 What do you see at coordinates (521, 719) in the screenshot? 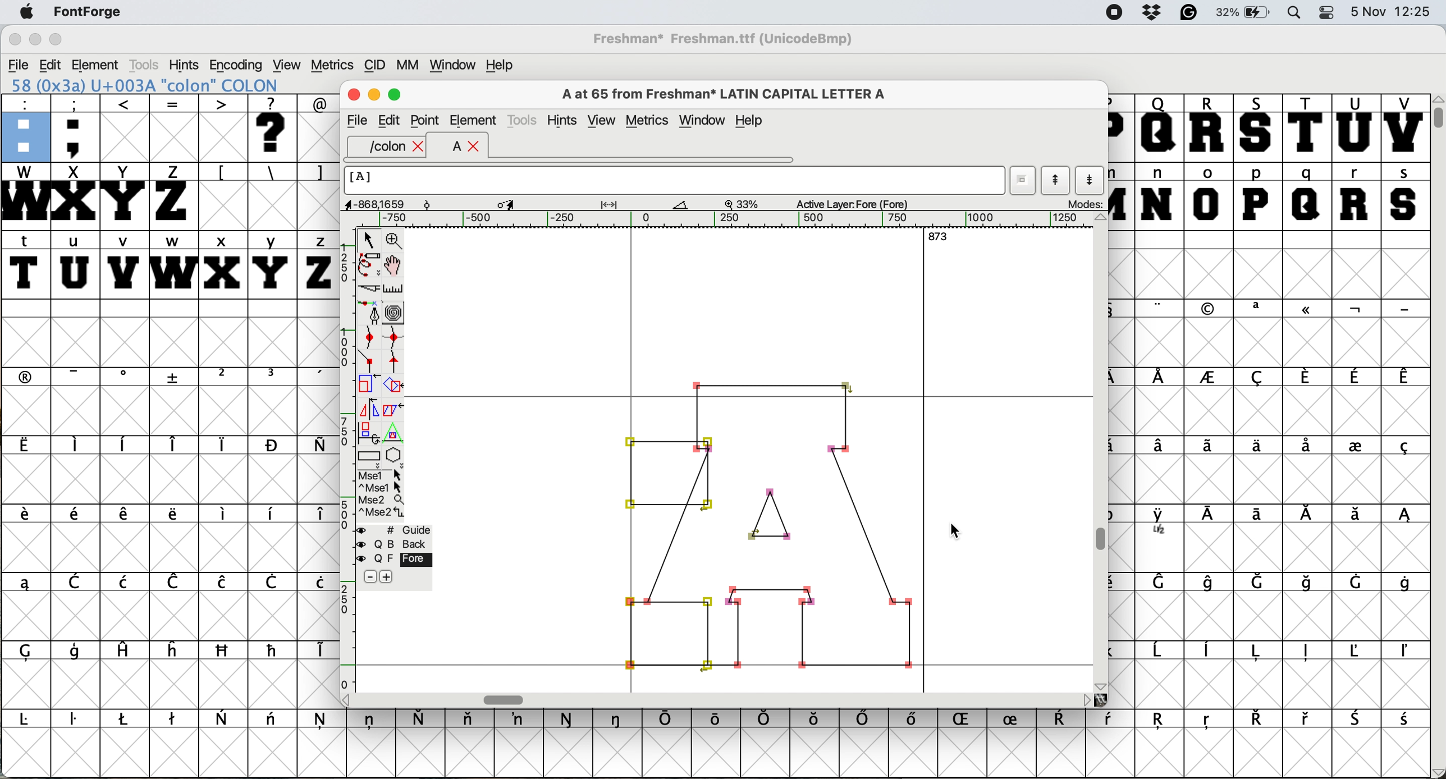
I see `symbol` at bounding box center [521, 719].